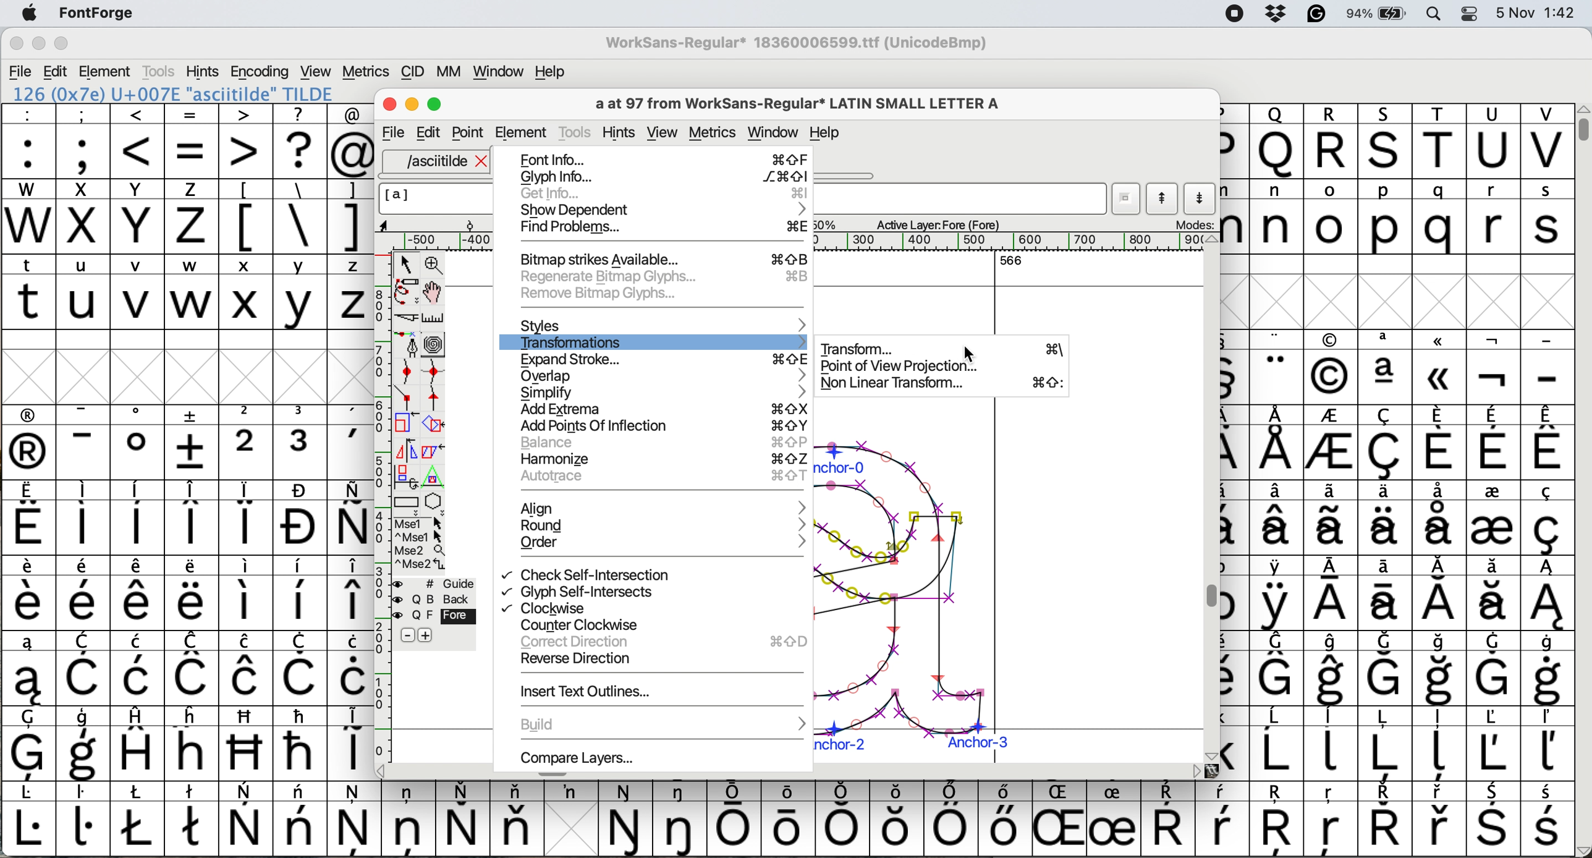  What do you see at coordinates (1233, 15) in the screenshot?
I see `screen recorder` at bounding box center [1233, 15].